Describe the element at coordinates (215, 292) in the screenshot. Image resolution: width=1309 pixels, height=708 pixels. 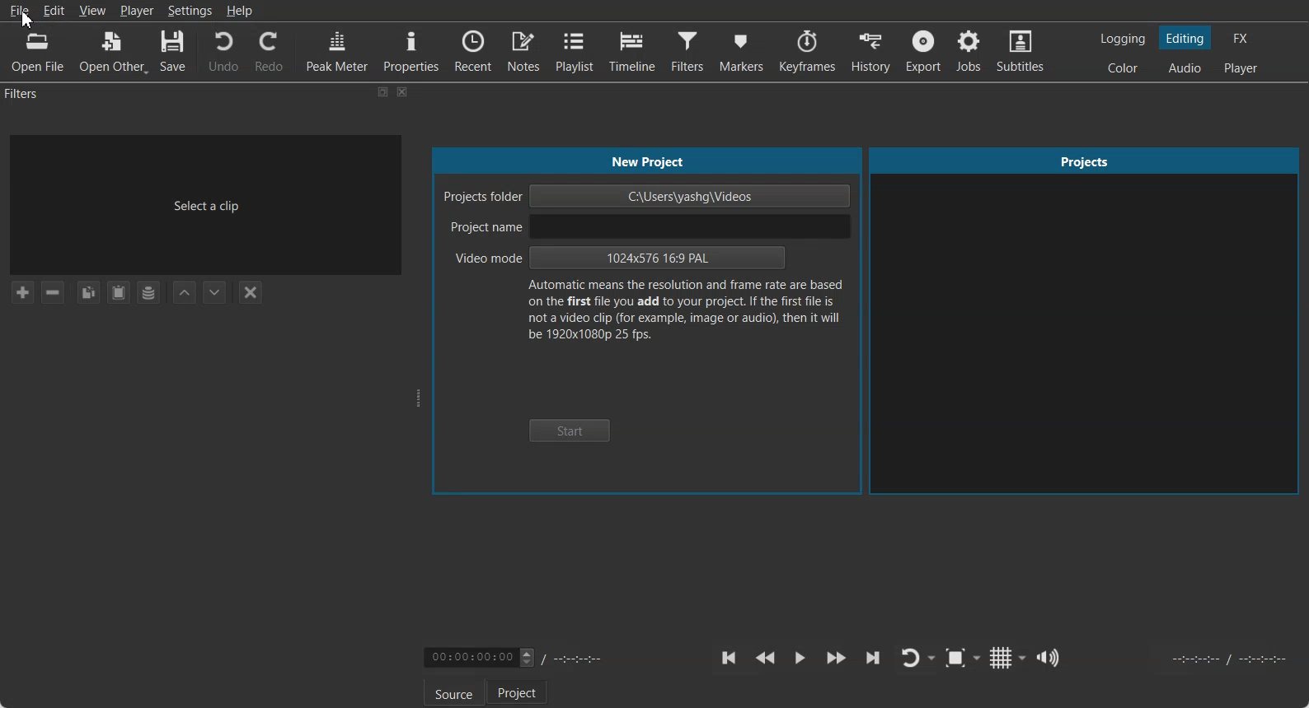
I see `Move filter Down` at that location.